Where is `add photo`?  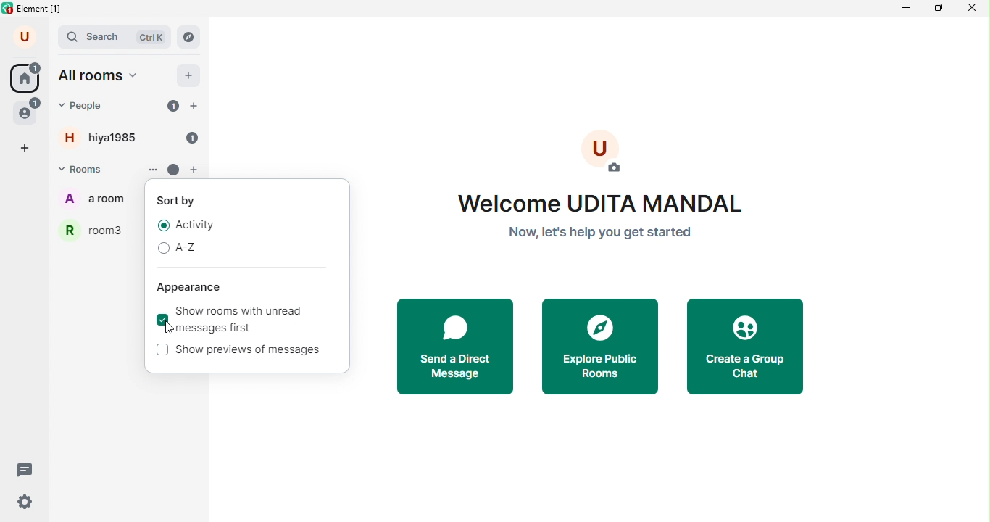
add photo is located at coordinates (607, 154).